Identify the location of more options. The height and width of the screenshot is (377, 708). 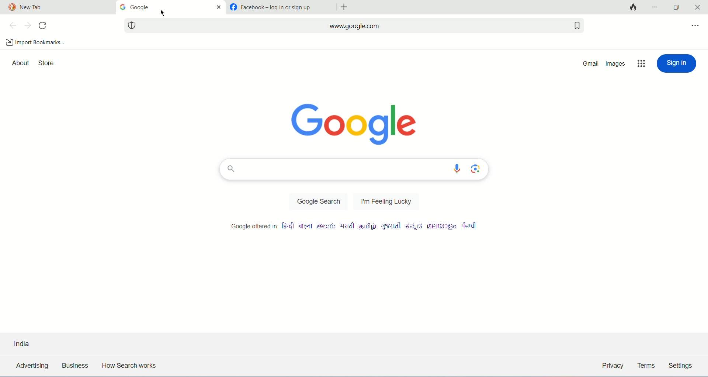
(696, 28).